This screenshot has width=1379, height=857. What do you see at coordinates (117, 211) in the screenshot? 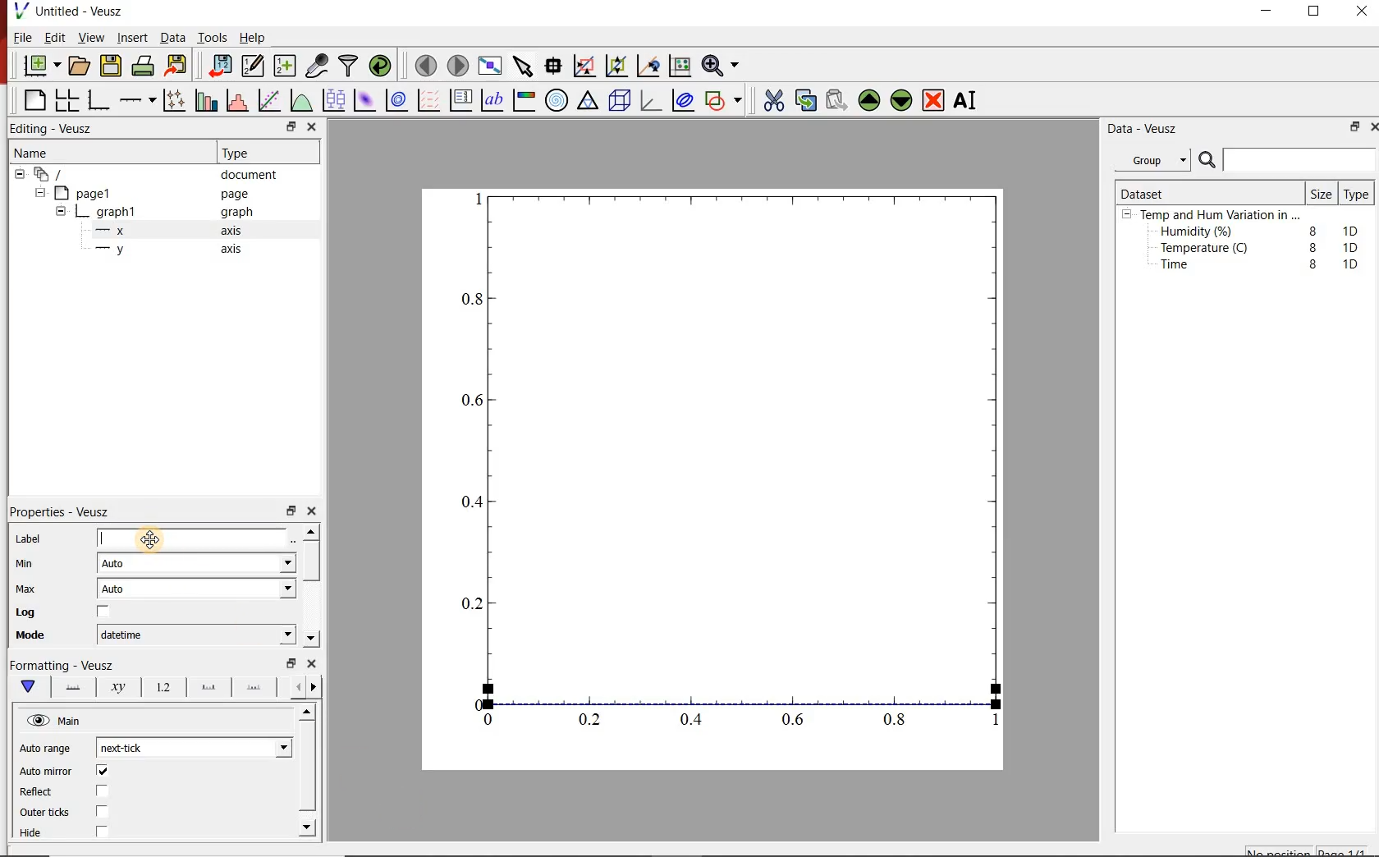
I see `graph` at bounding box center [117, 211].